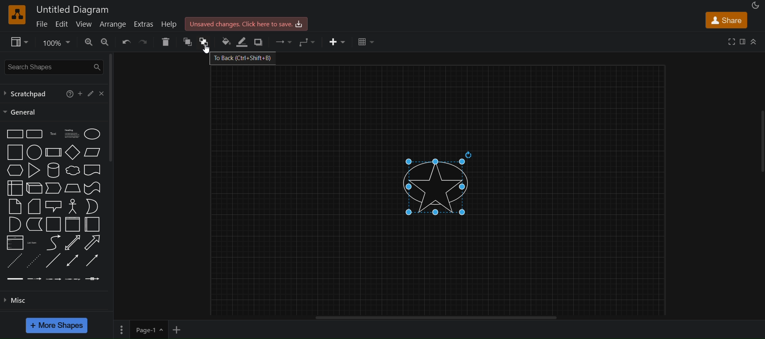 This screenshot has width=765, height=339. What do you see at coordinates (72, 242) in the screenshot?
I see `bidirectional  arrow` at bounding box center [72, 242].